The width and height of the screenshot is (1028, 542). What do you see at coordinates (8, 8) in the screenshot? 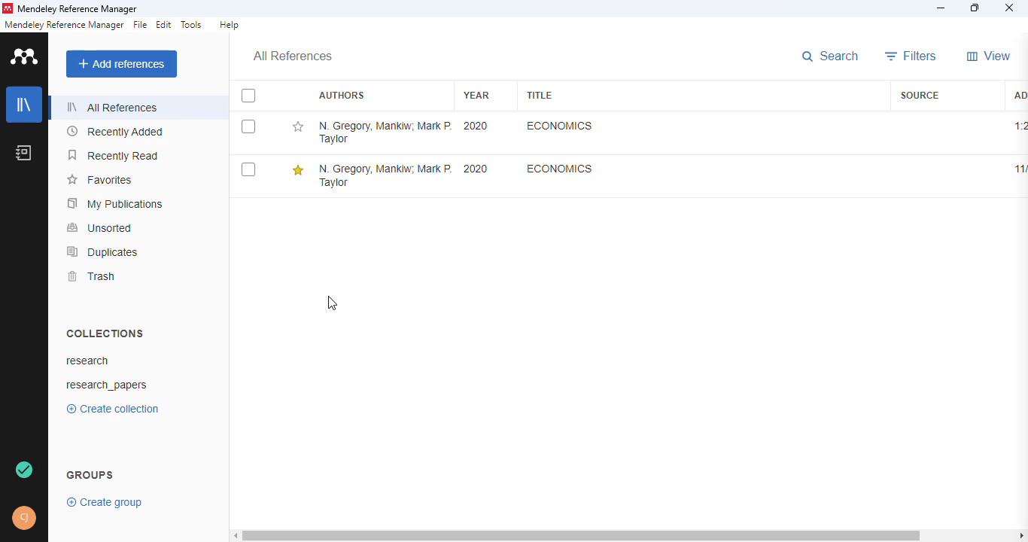
I see `logo` at bounding box center [8, 8].